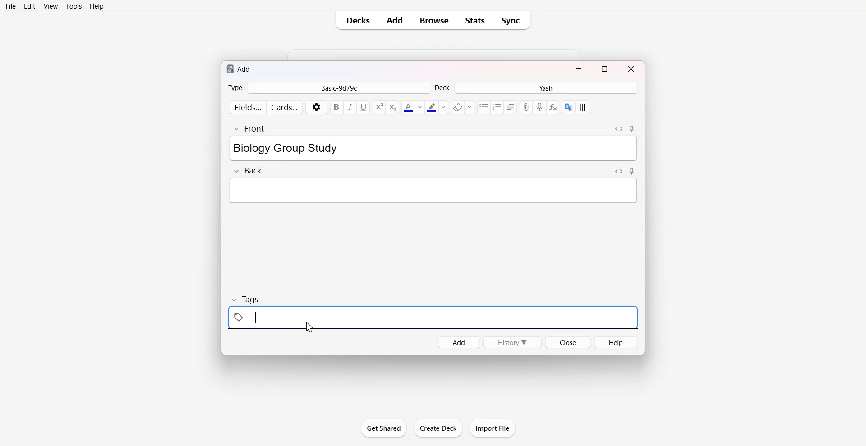 This screenshot has height=446, width=866. What do you see at coordinates (393, 107) in the screenshot?
I see `Superscript` at bounding box center [393, 107].